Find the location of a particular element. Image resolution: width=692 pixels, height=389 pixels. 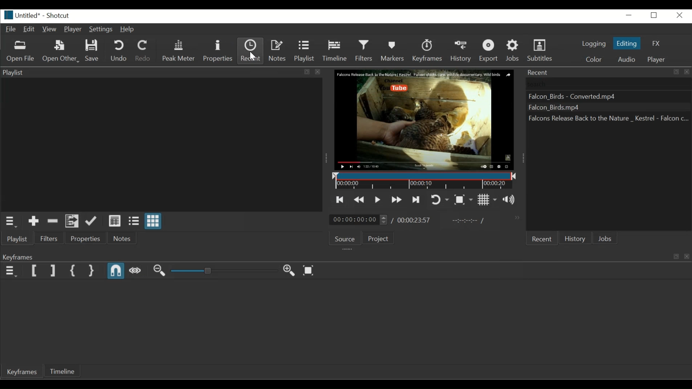

Recent is located at coordinates (544, 238).